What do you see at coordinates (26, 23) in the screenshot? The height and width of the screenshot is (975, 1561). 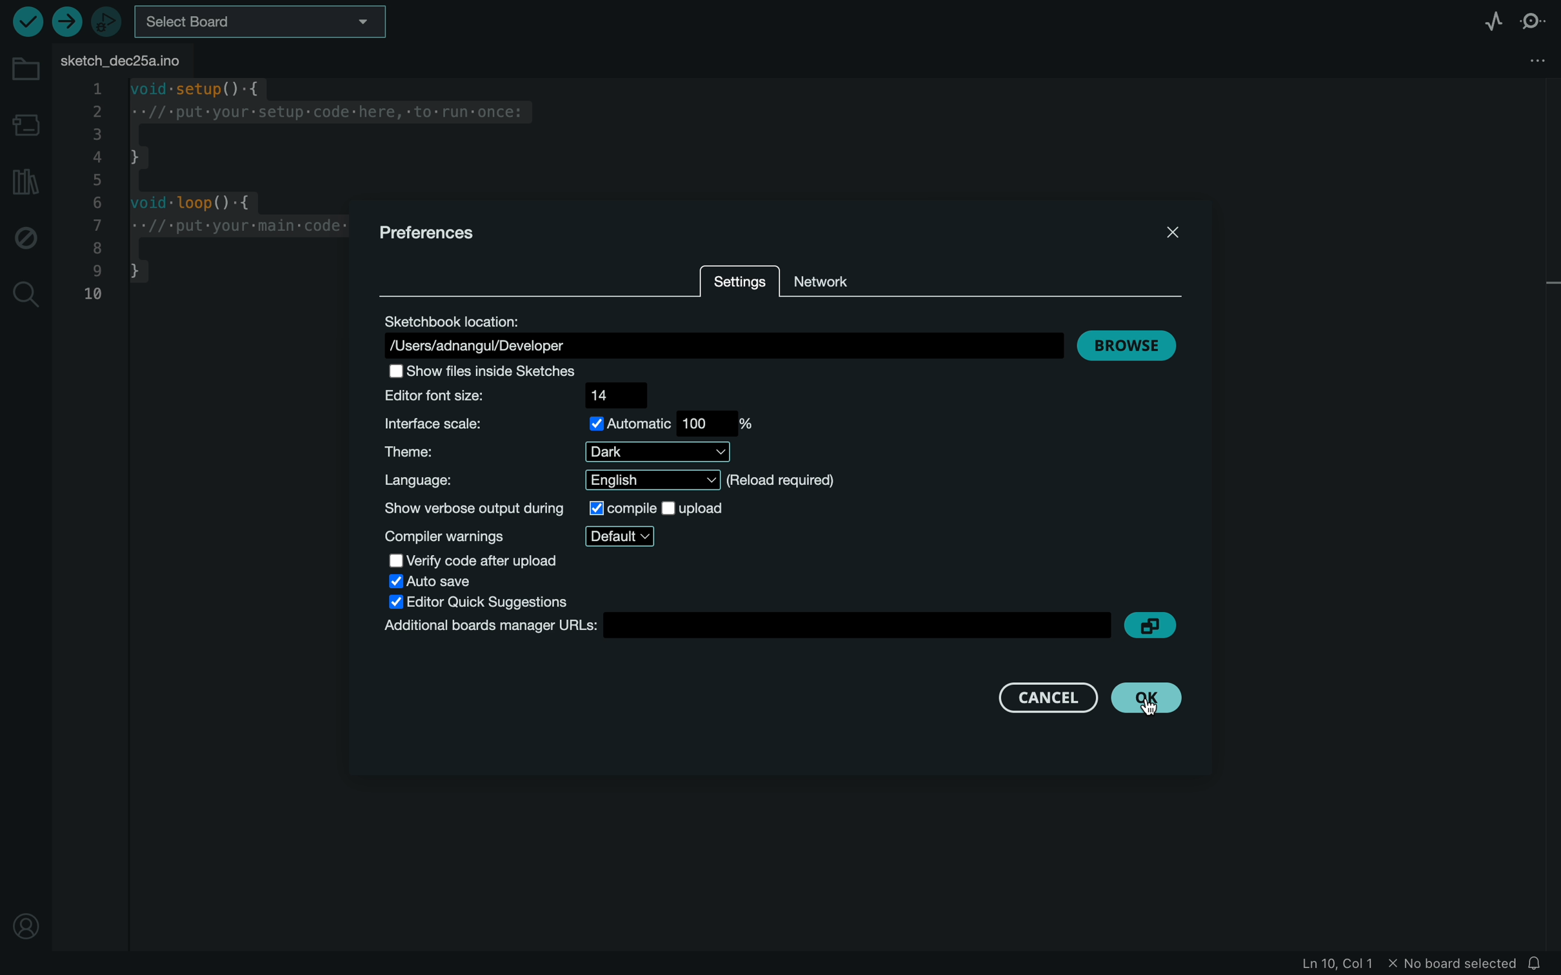 I see `verify` at bounding box center [26, 23].